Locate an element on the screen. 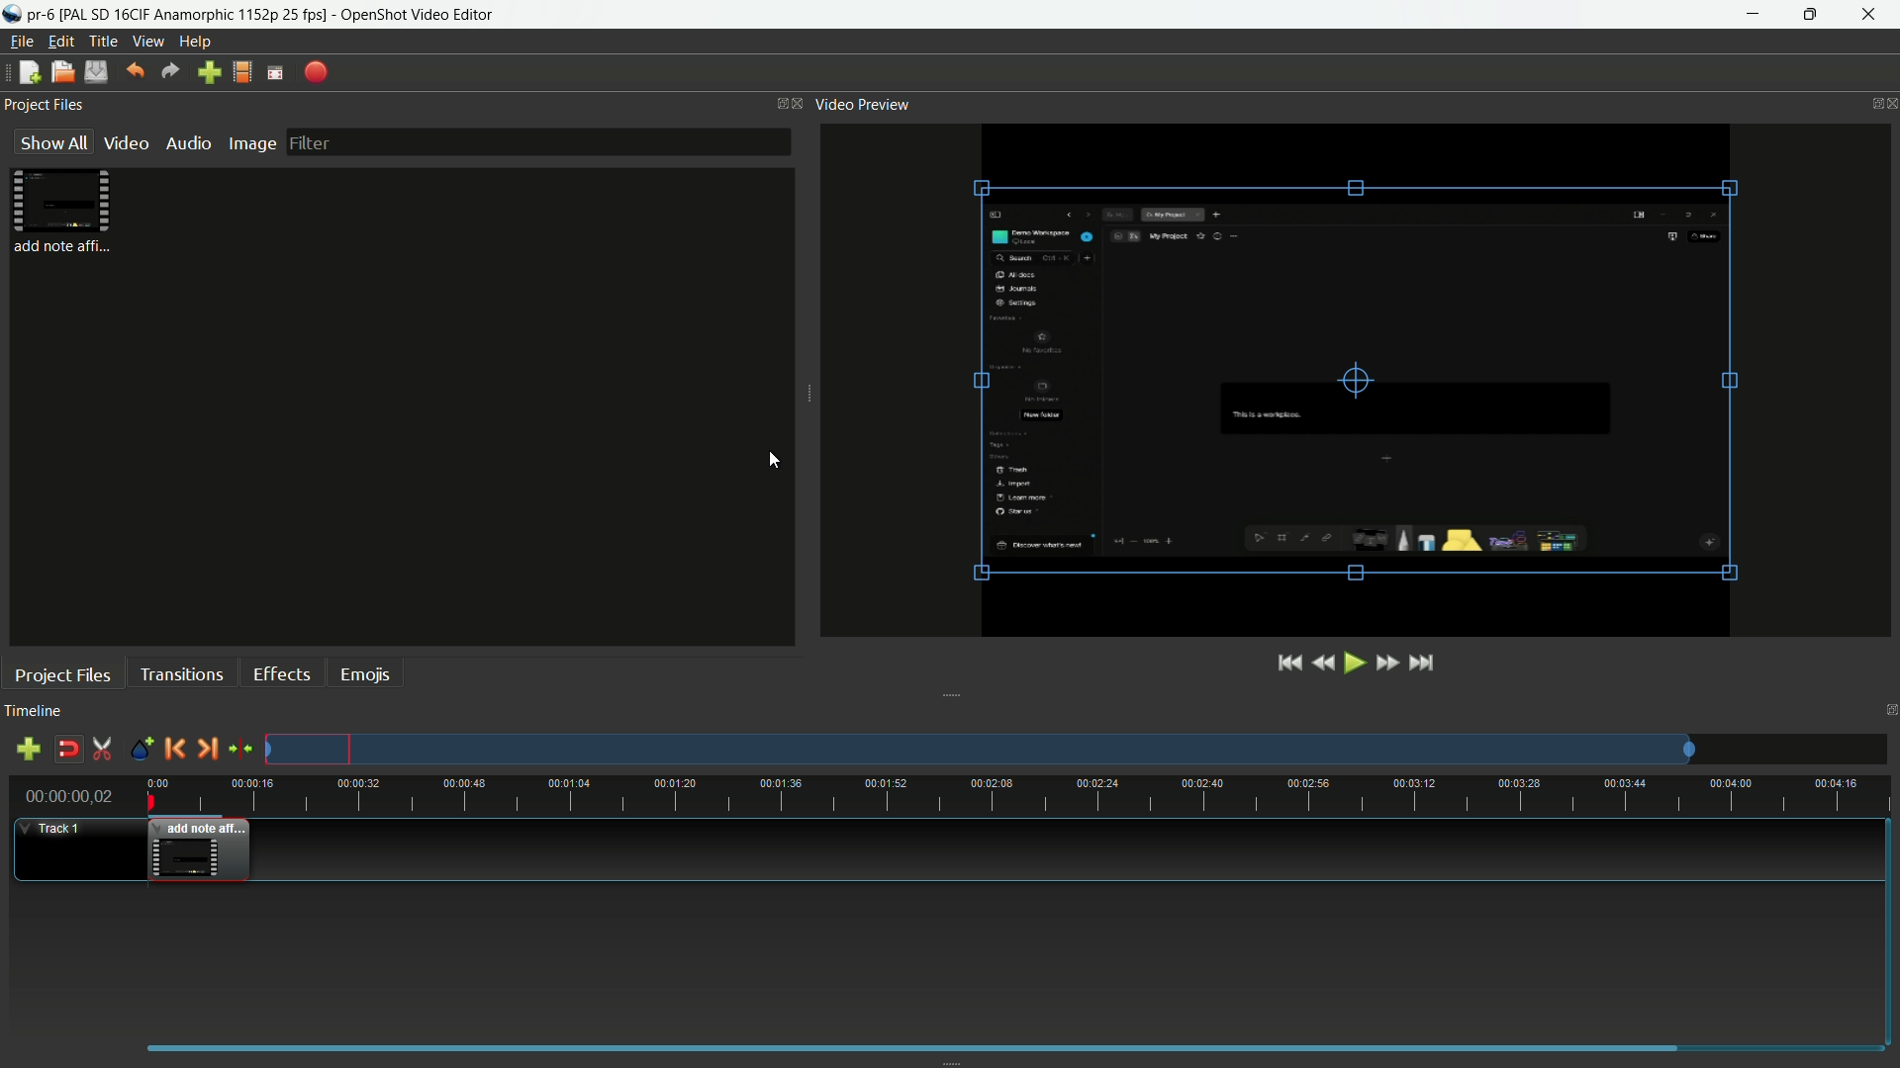  profile is located at coordinates (195, 15).